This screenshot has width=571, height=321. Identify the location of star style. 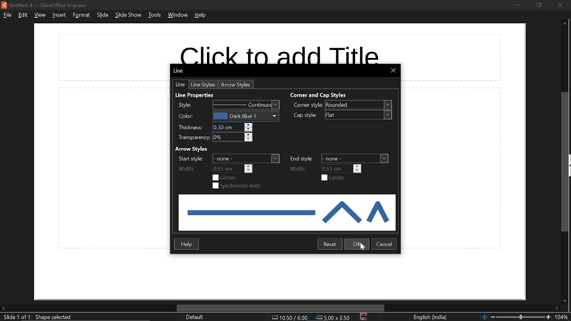
(247, 159).